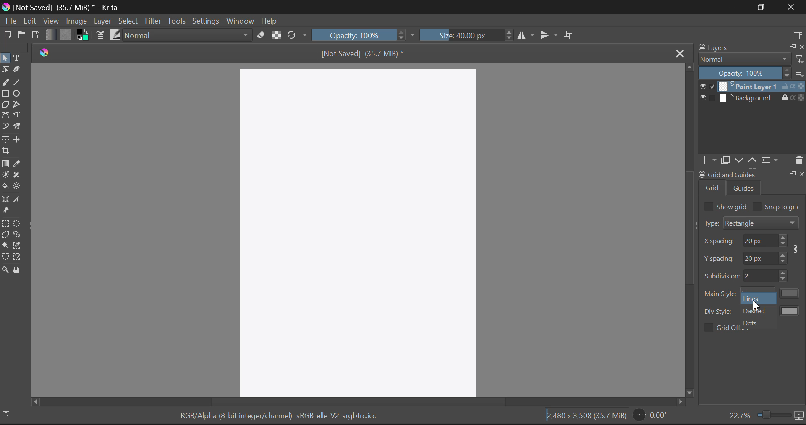 Image resolution: width=806 pixels, height=425 pixels. Describe the element at coordinates (278, 417) in the screenshot. I see `RGB/Alpha (8-bit integer/channel) sRGB-elle-V2-srgbtrc.icc` at that location.